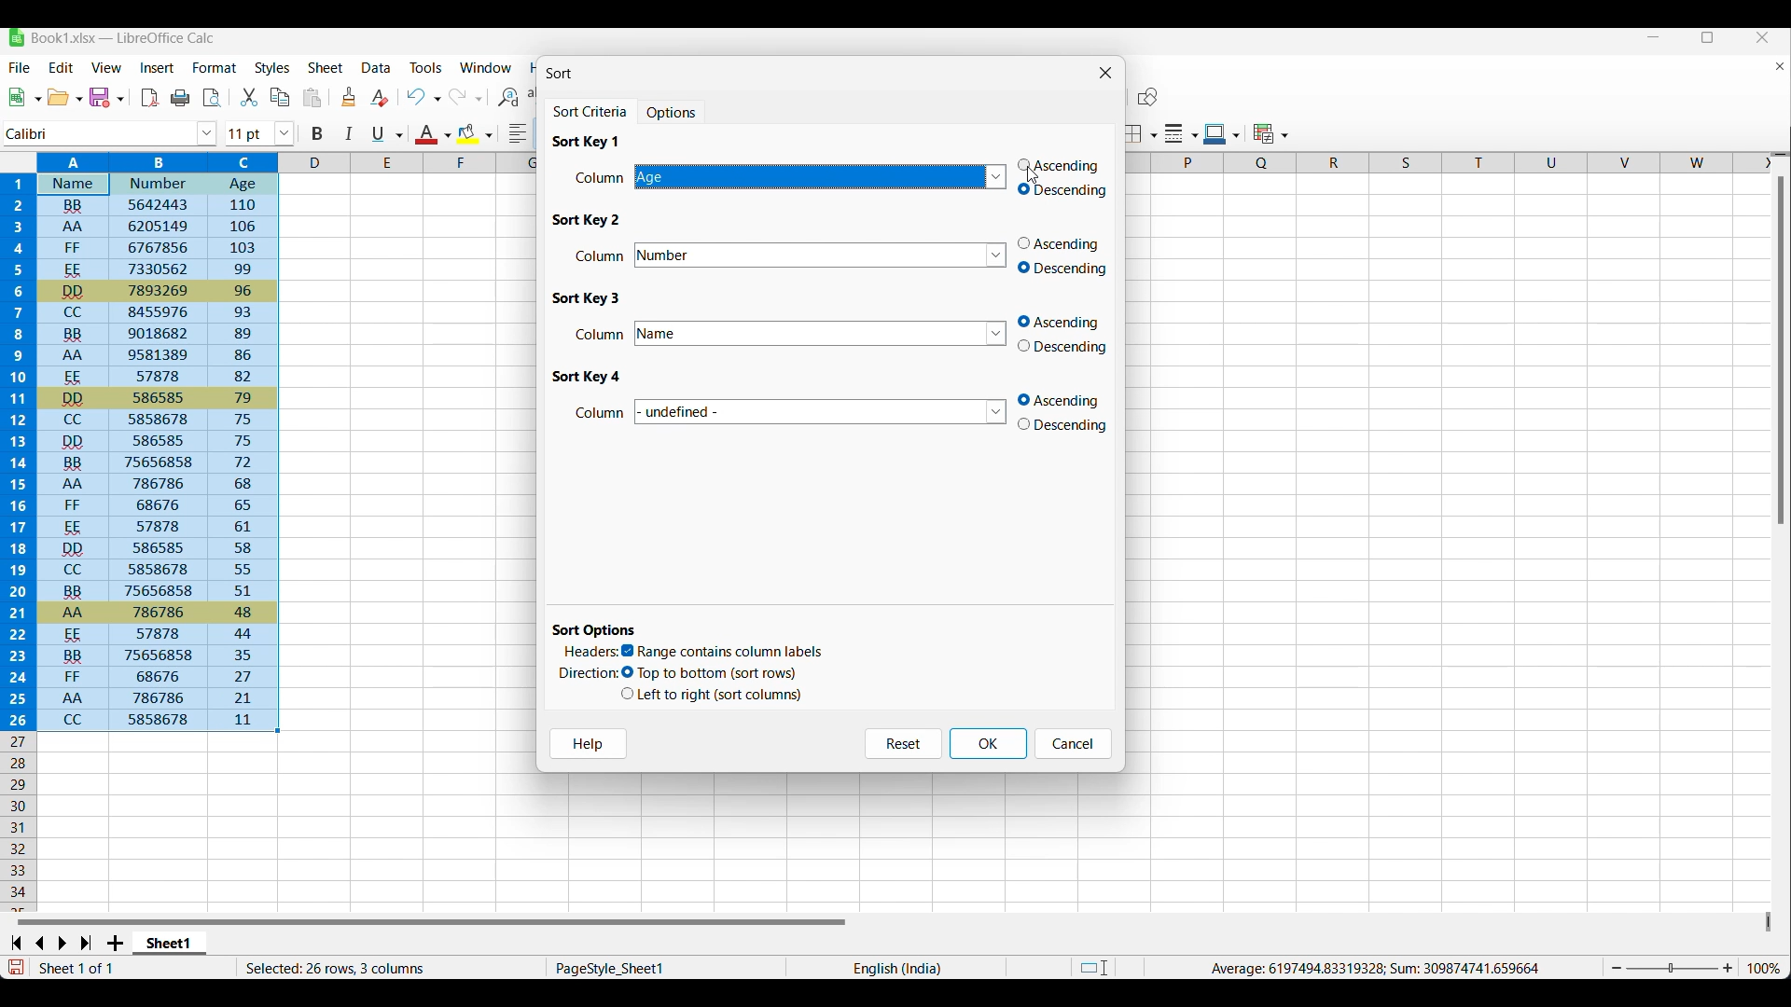  Describe the element at coordinates (100, 134) in the screenshot. I see `Input font` at that location.